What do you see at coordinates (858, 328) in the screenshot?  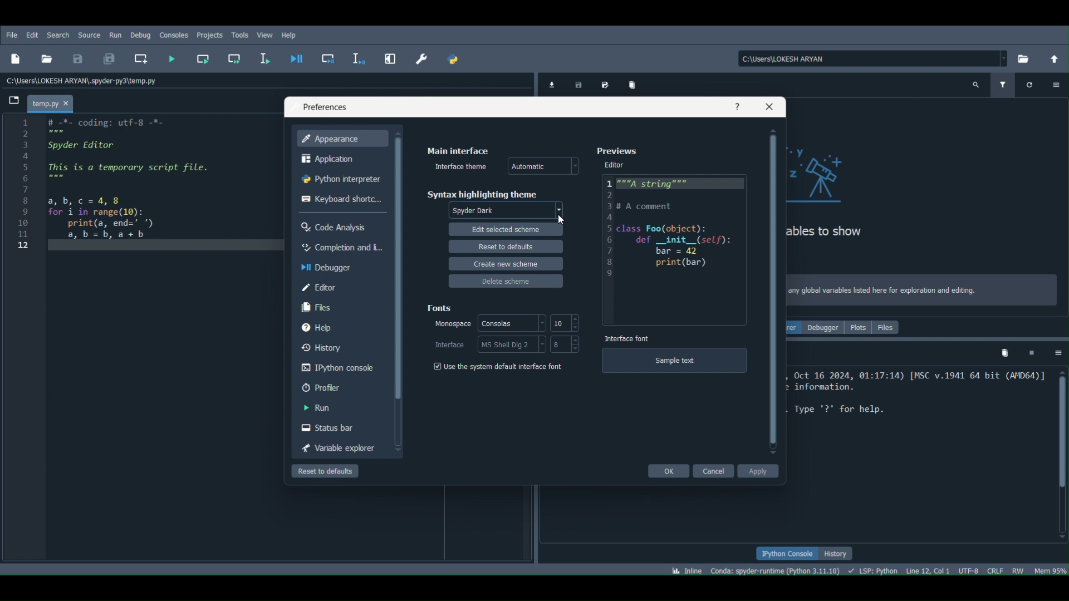 I see `Plots` at bounding box center [858, 328].